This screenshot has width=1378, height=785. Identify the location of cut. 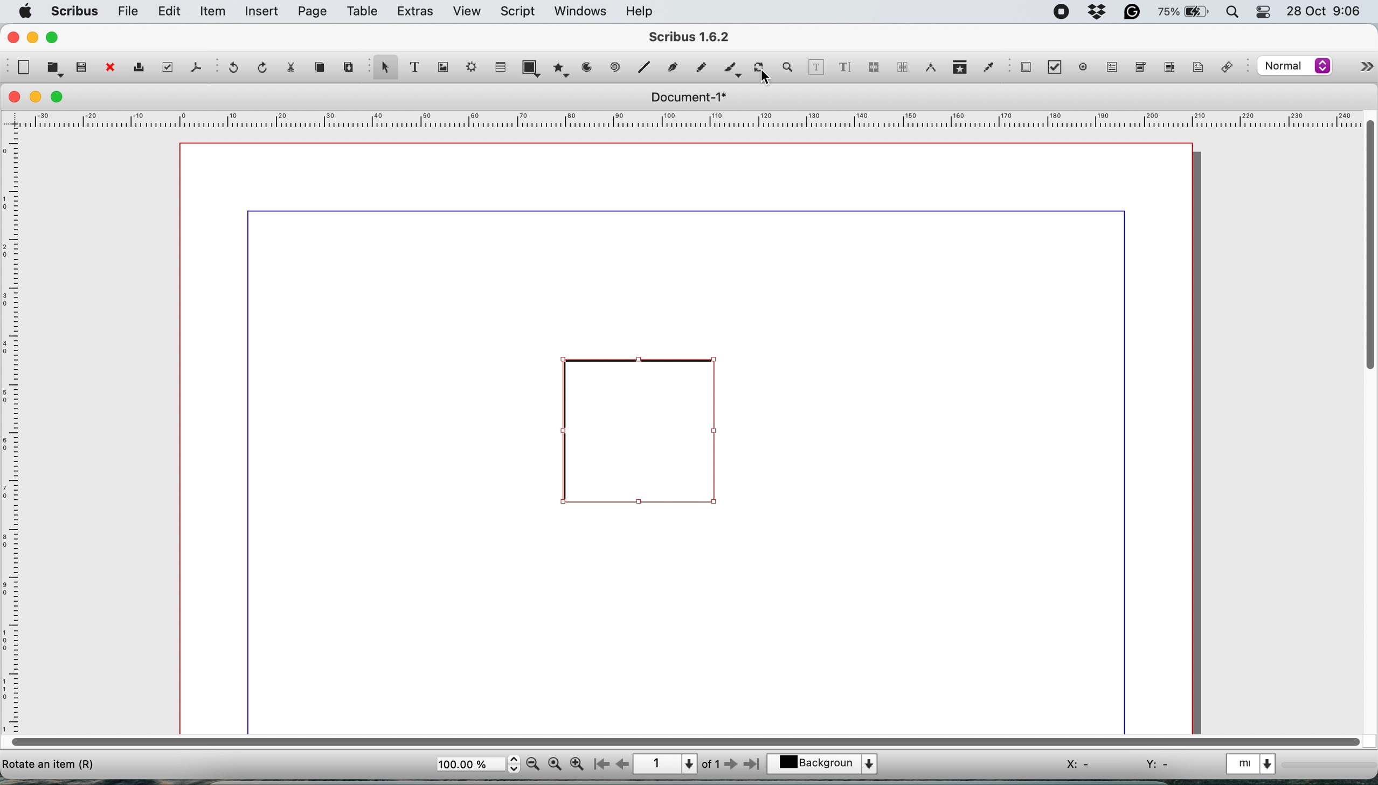
(296, 69).